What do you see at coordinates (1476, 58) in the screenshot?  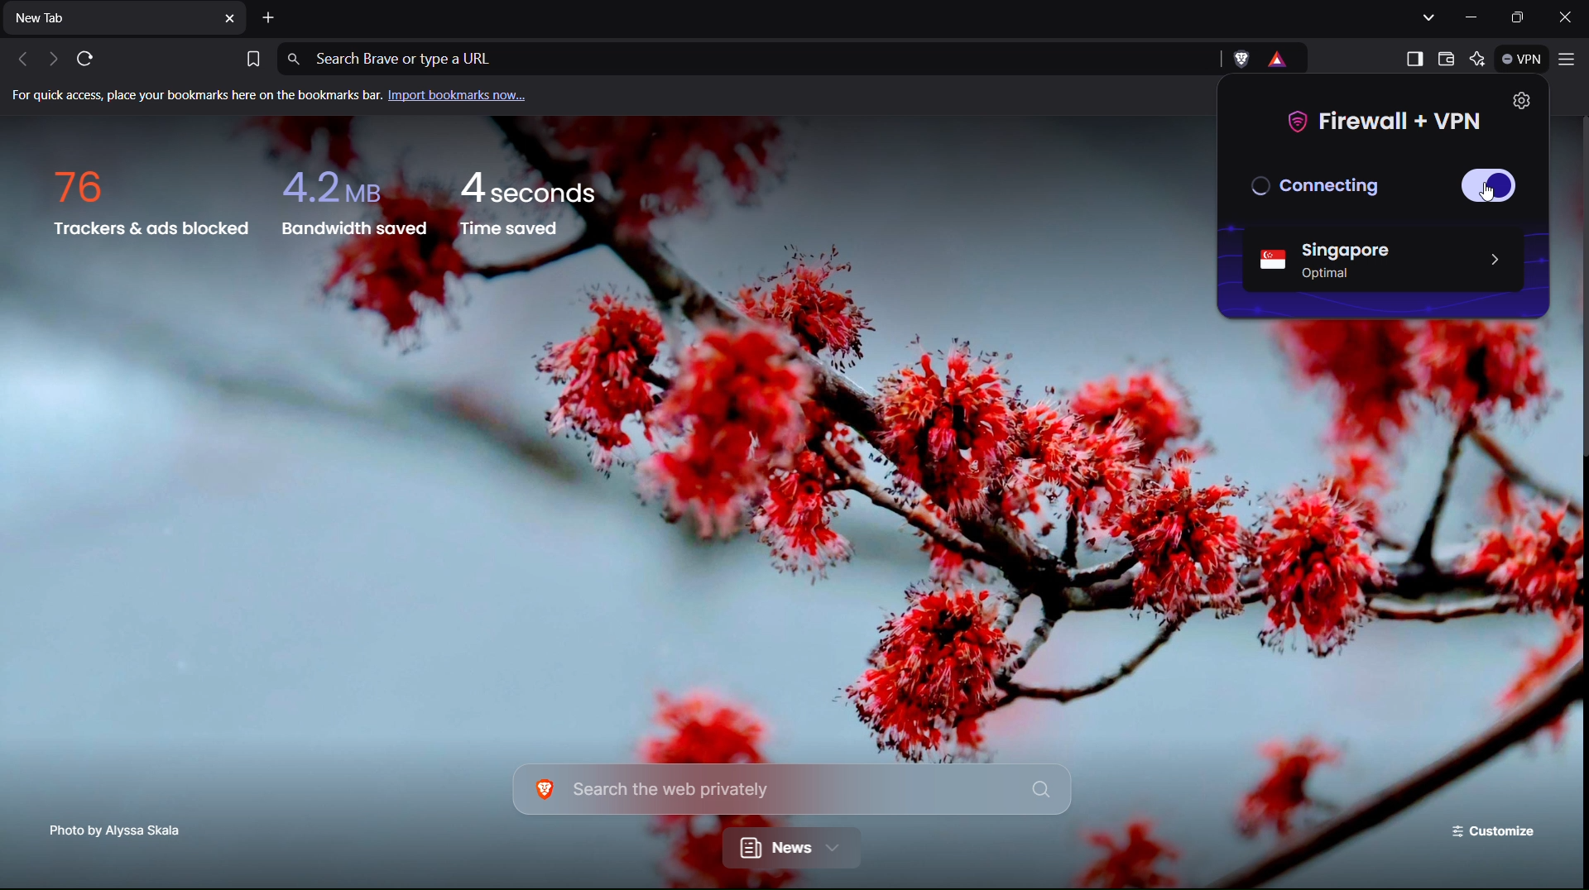 I see `Leo AI` at bounding box center [1476, 58].